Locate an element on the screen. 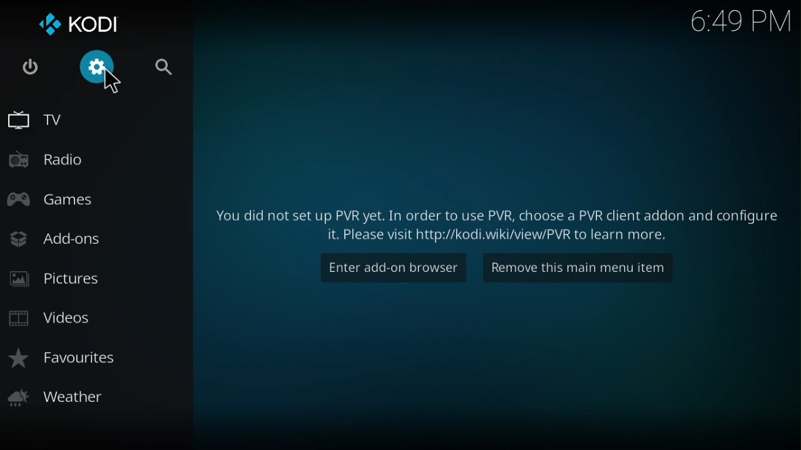 The image size is (801, 450). Exit is located at coordinates (30, 71).